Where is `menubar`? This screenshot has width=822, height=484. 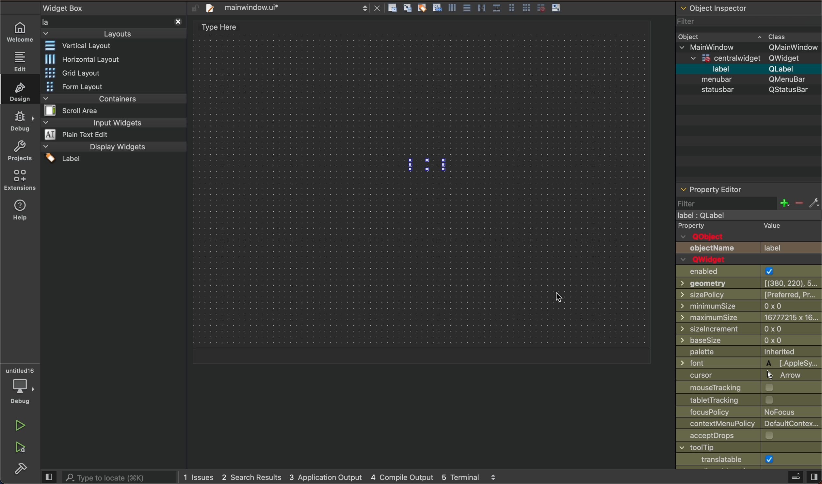
menubar is located at coordinates (751, 80).